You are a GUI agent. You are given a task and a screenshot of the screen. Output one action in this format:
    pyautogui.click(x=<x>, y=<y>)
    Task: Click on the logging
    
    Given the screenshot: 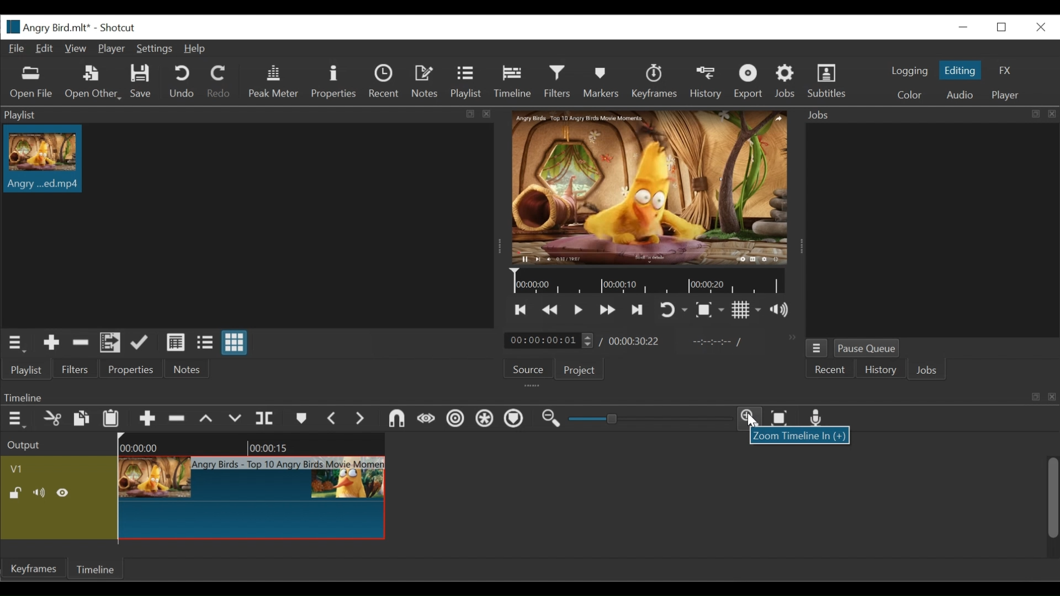 What is the action you would take?
    pyautogui.click(x=908, y=72)
    